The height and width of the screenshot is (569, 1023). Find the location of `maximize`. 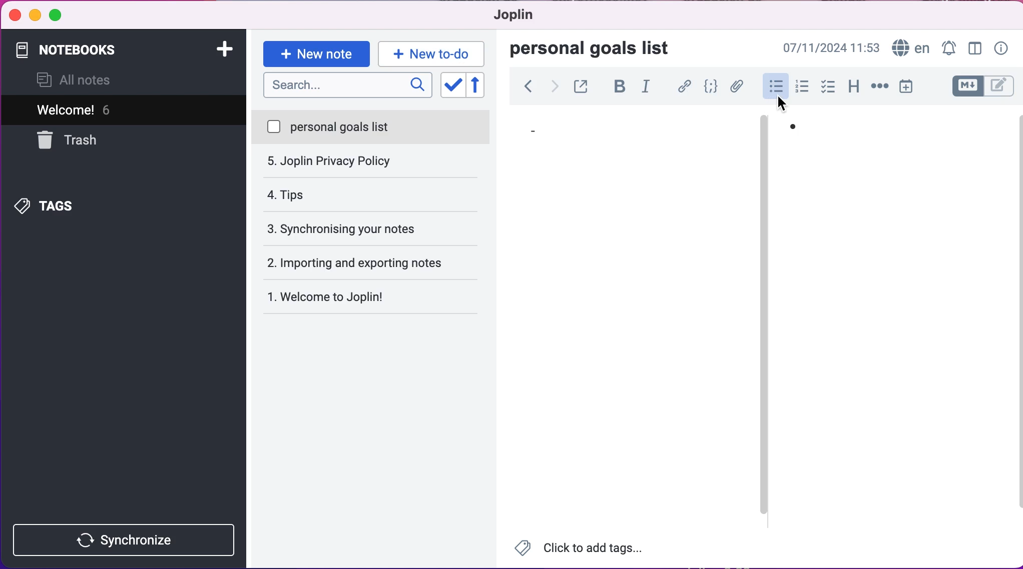

maximize is located at coordinates (60, 16).